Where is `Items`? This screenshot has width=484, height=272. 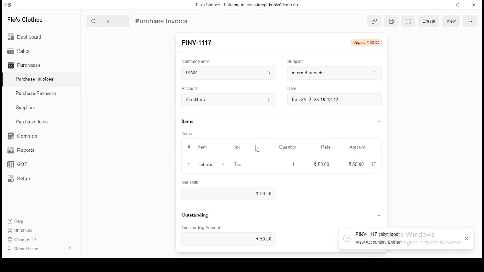 Items is located at coordinates (188, 121).